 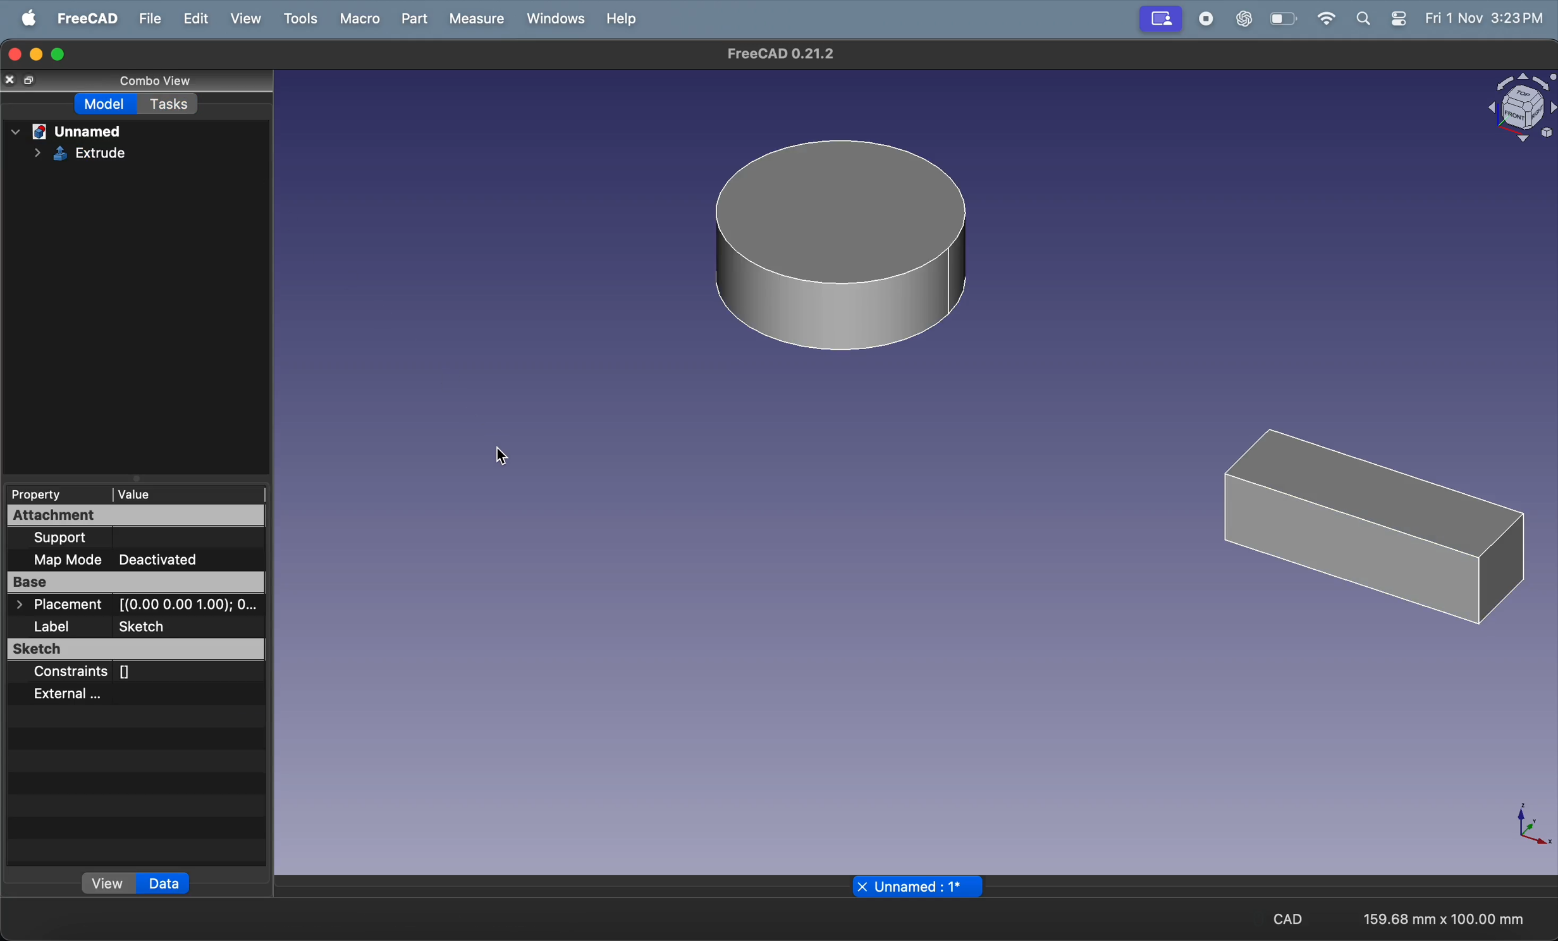 What do you see at coordinates (64, 695) in the screenshot?
I see `External ...` at bounding box center [64, 695].